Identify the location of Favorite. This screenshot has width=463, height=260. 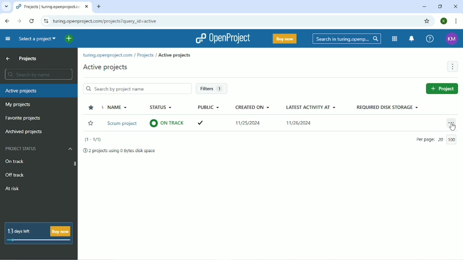
(91, 123).